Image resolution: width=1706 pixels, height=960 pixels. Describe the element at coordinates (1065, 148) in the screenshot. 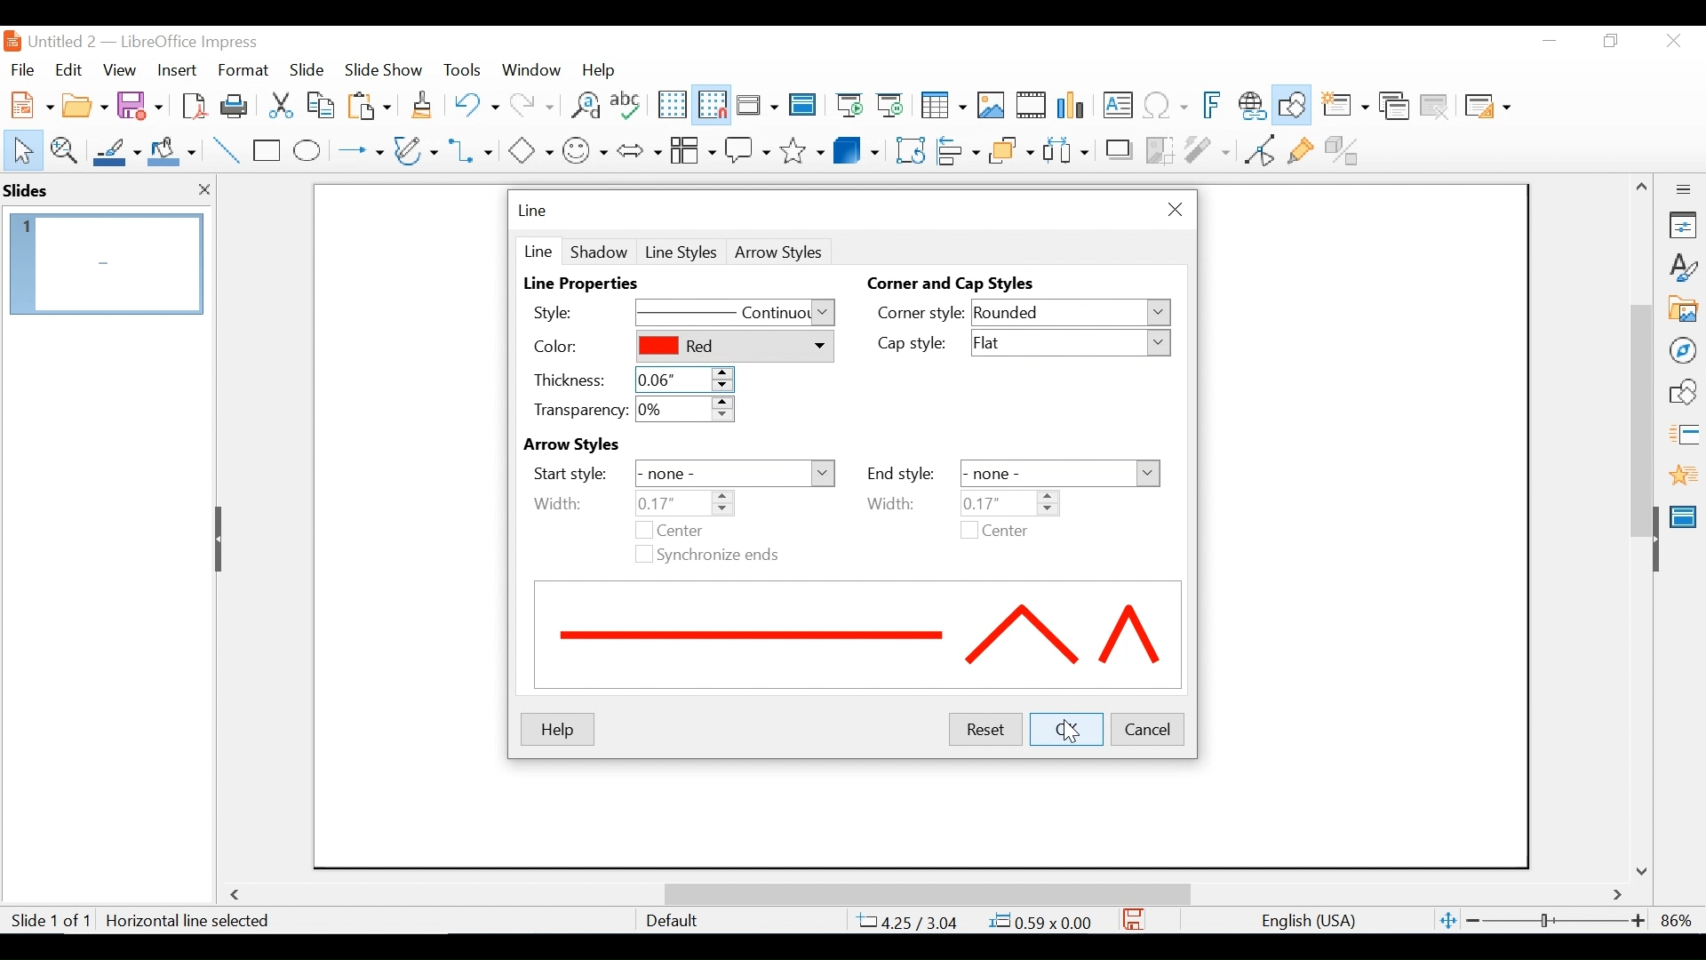

I see `Select atleast three images to Distribute` at that location.